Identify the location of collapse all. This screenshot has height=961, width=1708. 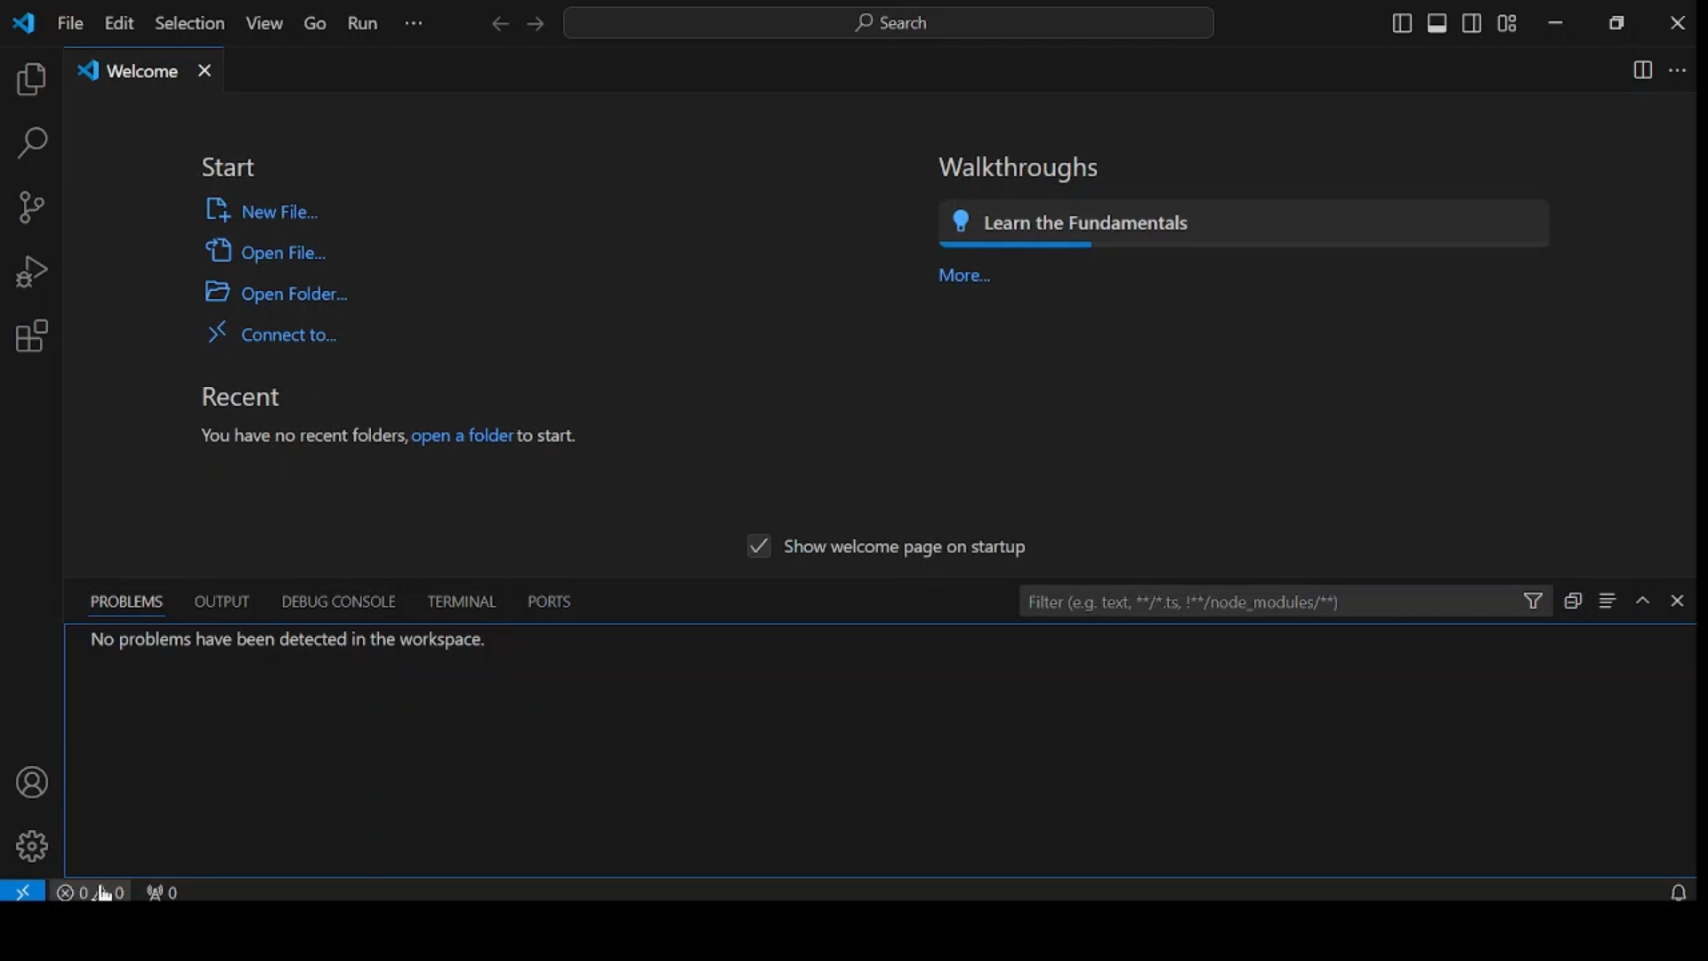
(1571, 600).